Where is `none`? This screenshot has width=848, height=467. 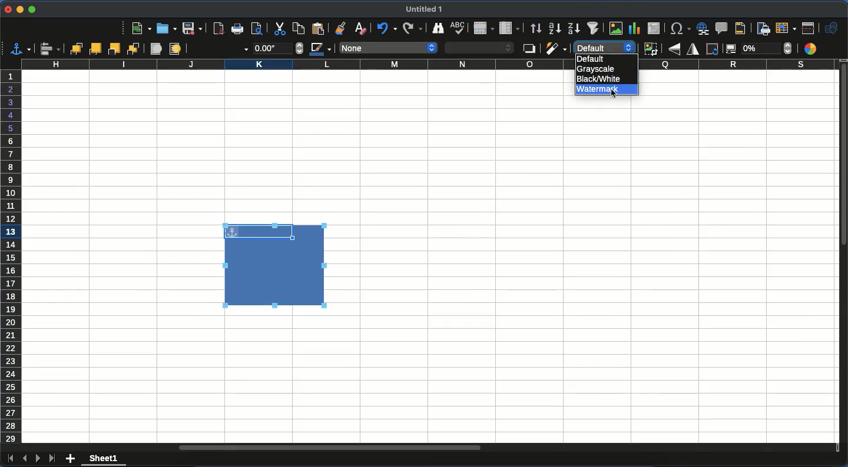
none is located at coordinates (388, 48).